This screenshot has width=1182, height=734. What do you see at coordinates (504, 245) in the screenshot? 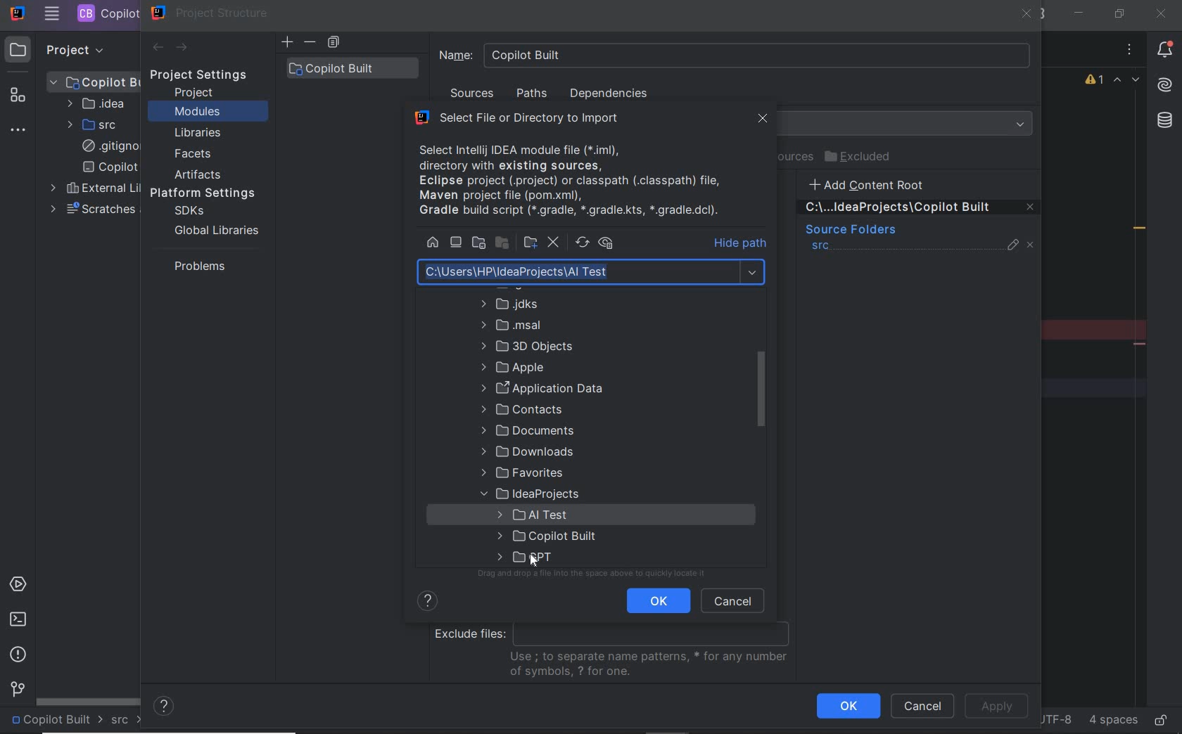
I see `module directory` at bounding box center [504, 245].